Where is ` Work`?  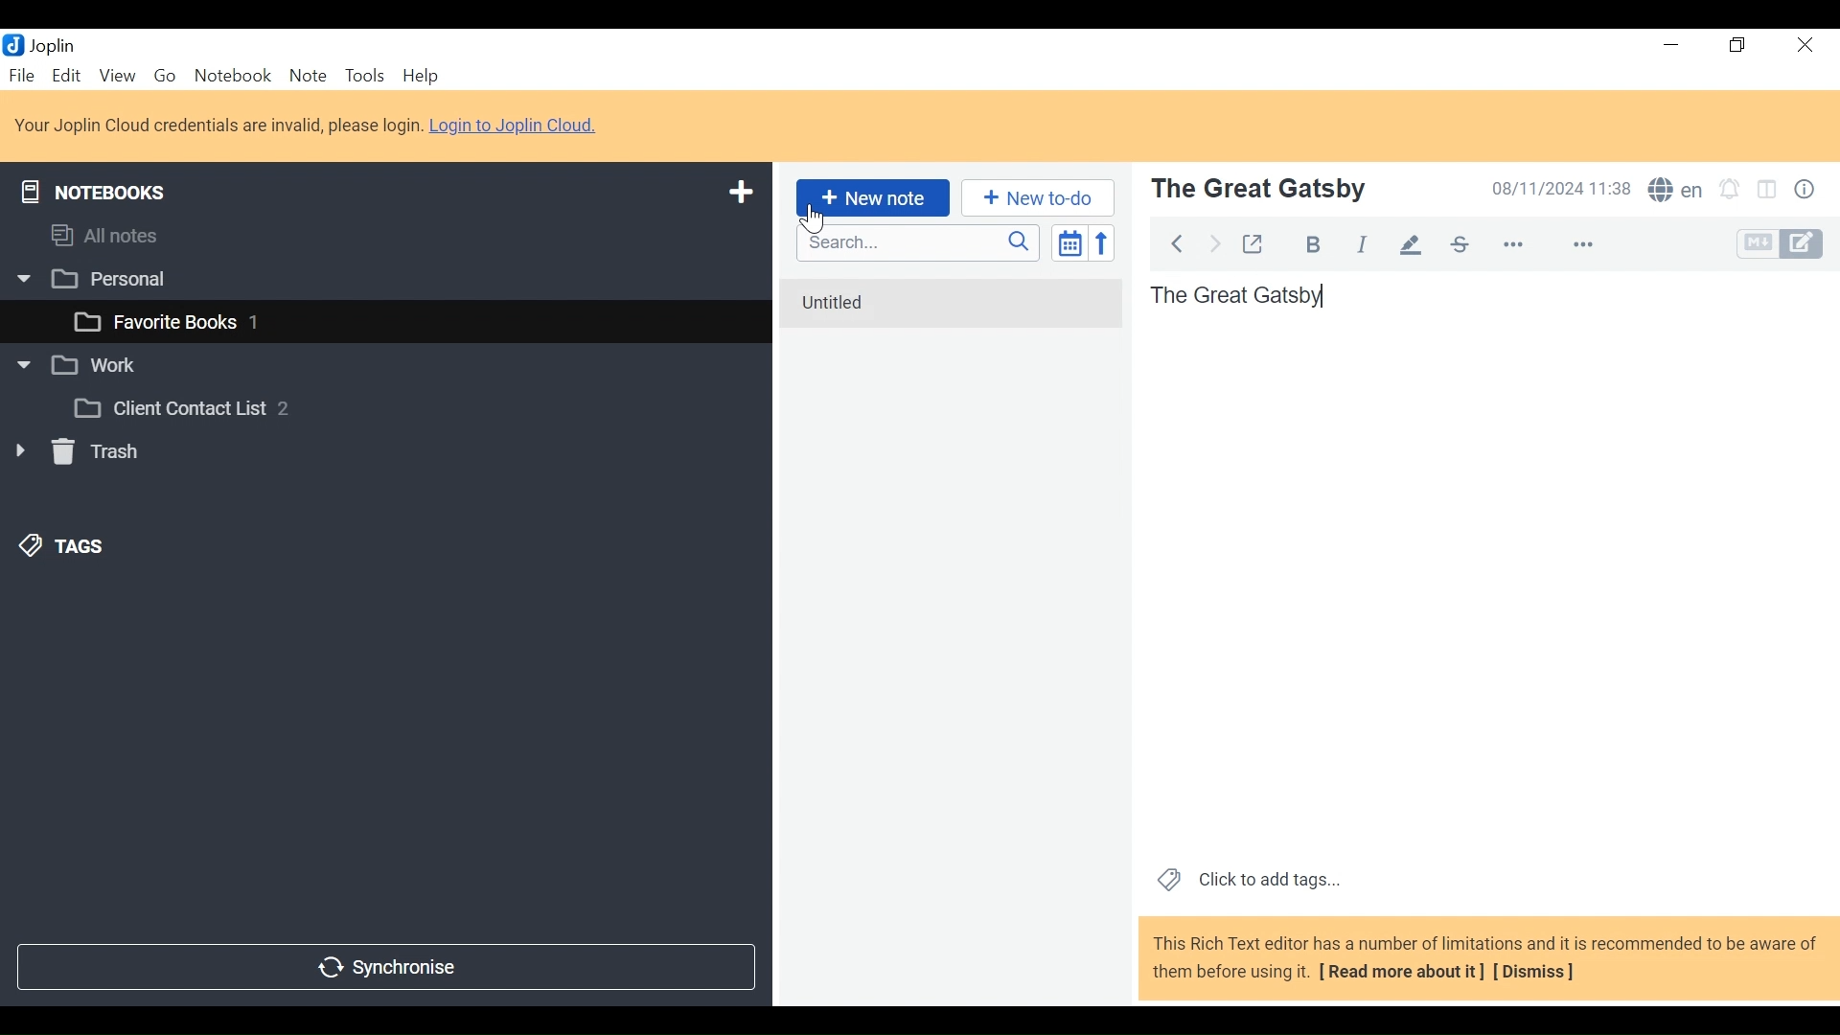
 Work is located at coordinates (76, 360).